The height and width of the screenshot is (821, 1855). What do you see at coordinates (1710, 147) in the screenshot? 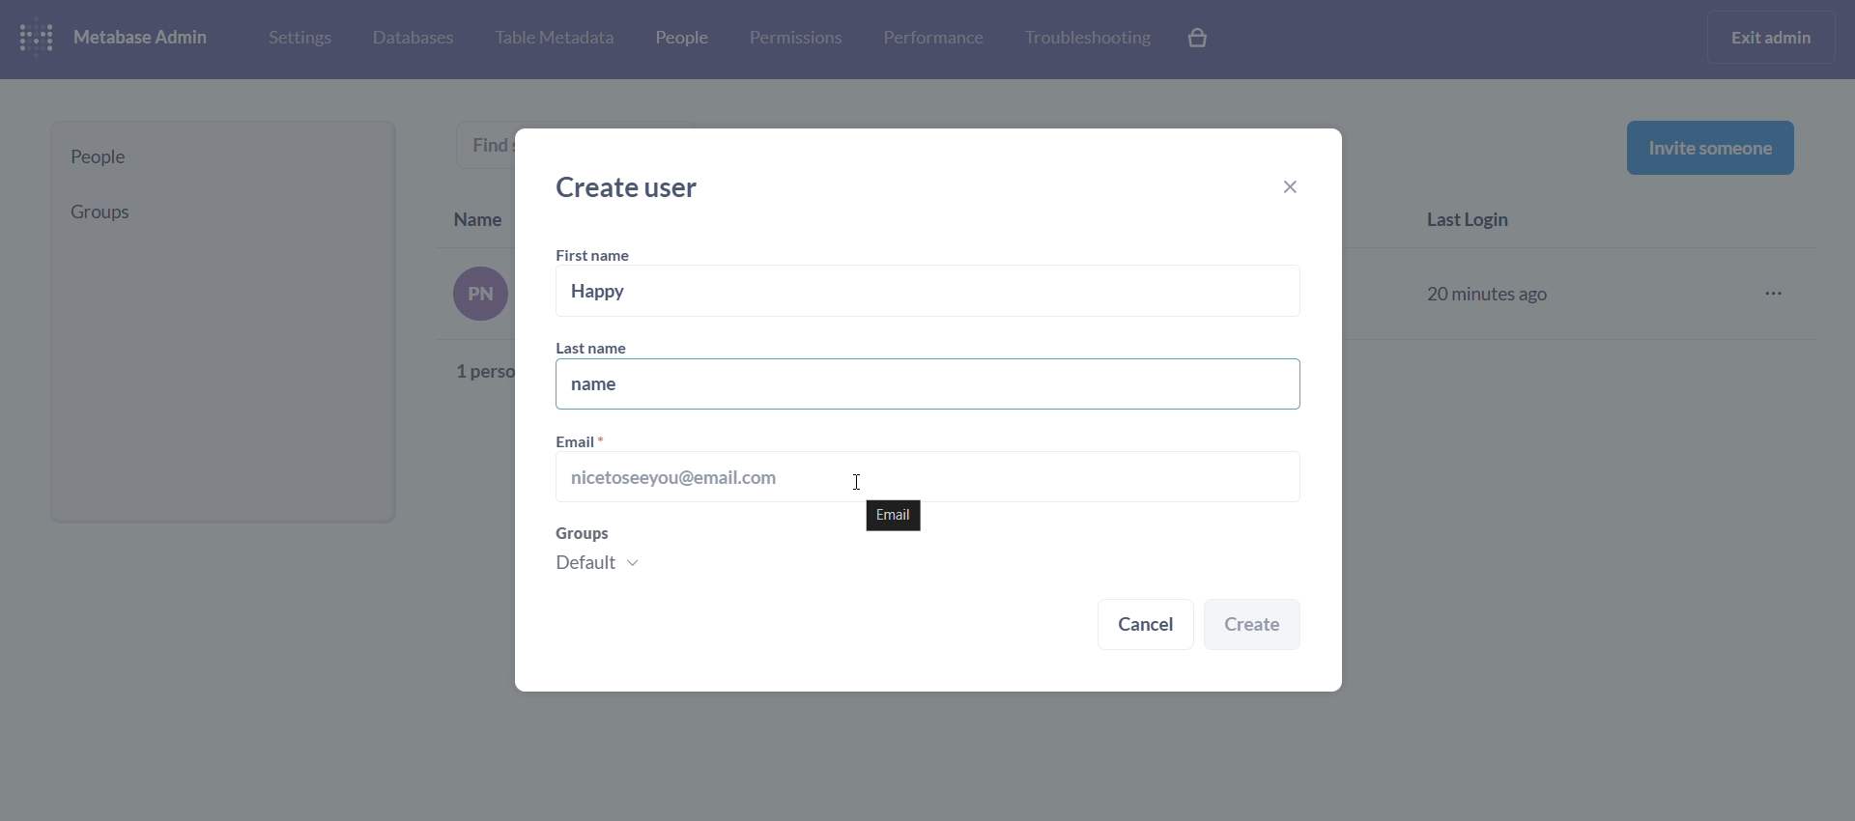
I see `invite someone` at bounding box center [1710, 147].